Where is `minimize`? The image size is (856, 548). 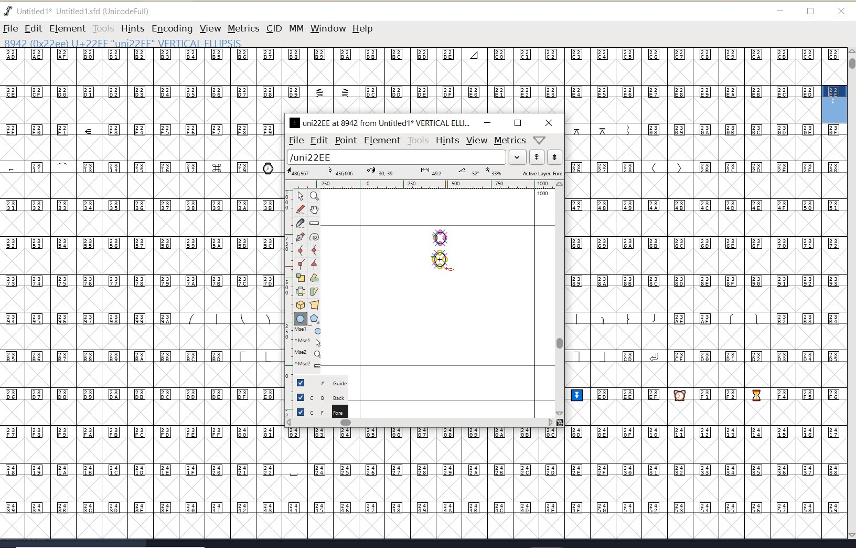 minimize is located at coordinates (780, 11).